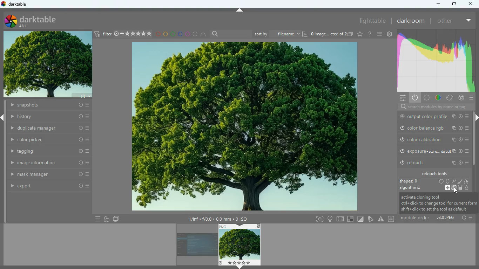  What do you see at coordinates (433, 163) in the screenshot?
I see `retouch` at bounding box center [433, 163].